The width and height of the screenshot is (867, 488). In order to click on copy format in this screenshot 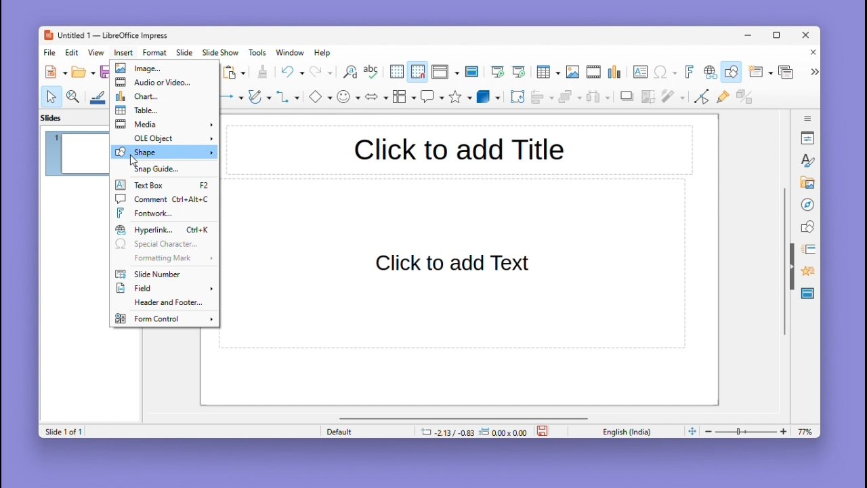, I will do `click(261, 73)`.